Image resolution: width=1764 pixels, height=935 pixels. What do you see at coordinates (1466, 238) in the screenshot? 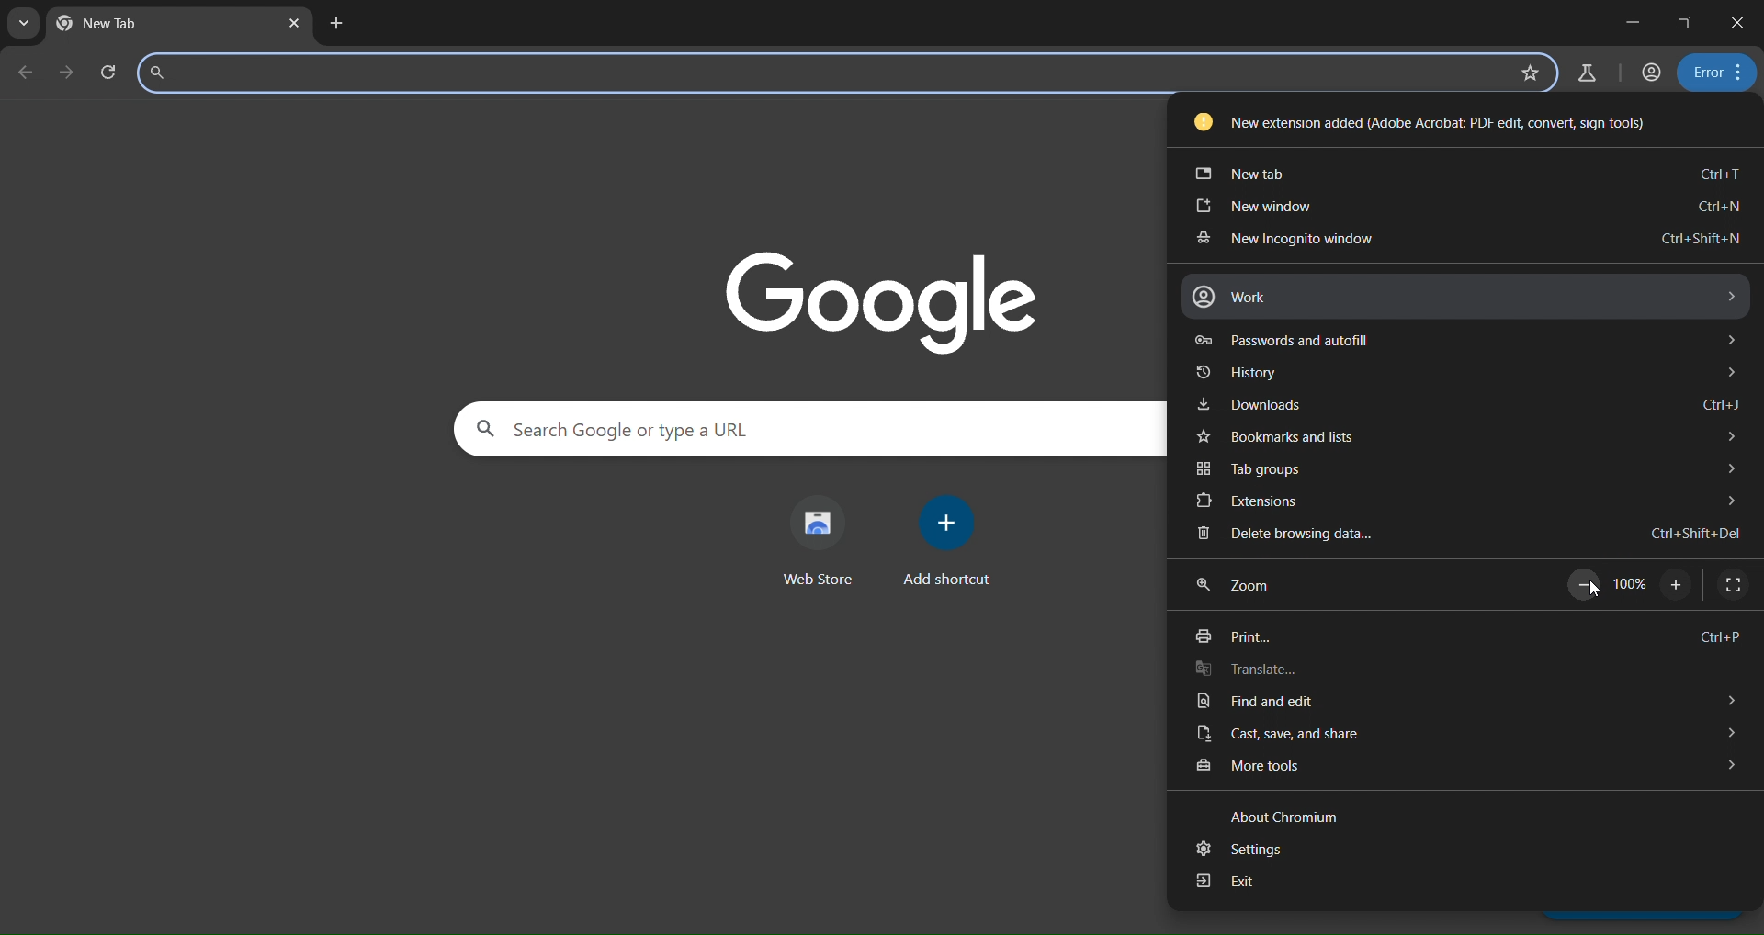
I see `new incognito window` at bounding box center [1466, 238].